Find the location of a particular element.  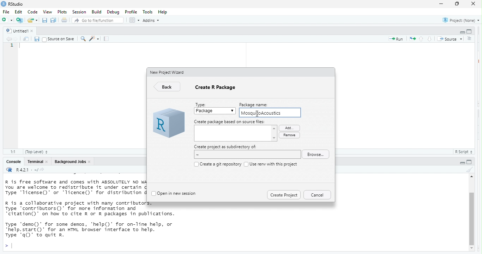

(Top Level)  is located at coordinates (37, 152).